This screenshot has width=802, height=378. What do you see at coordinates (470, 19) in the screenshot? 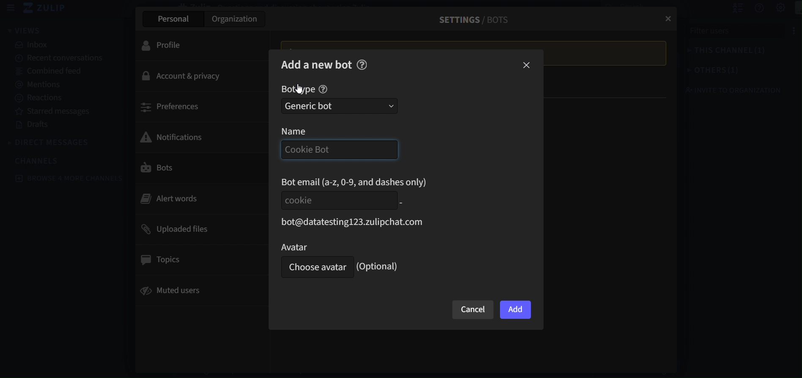
I see `settings/ Bots` at bounding box center [470, 19].